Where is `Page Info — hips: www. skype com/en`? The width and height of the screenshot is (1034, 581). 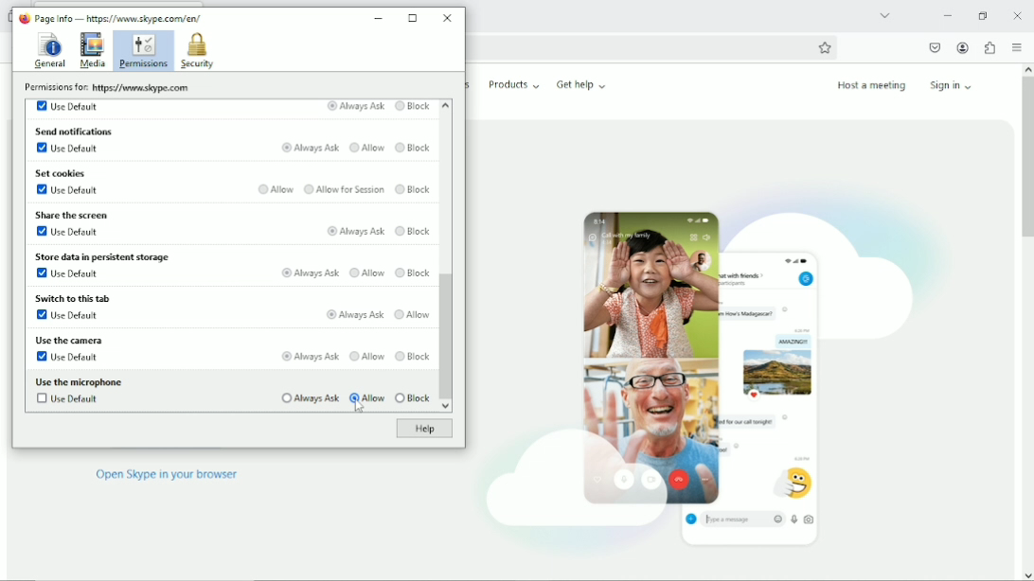 Page Info — hips: www. skype com/en is located at coordinates (116, 17).